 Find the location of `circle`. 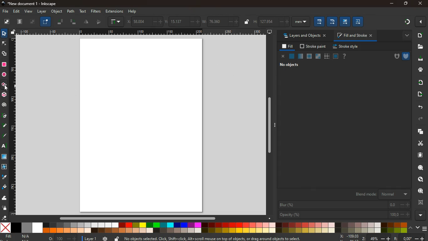

circle is located at coordinates (5, 75).